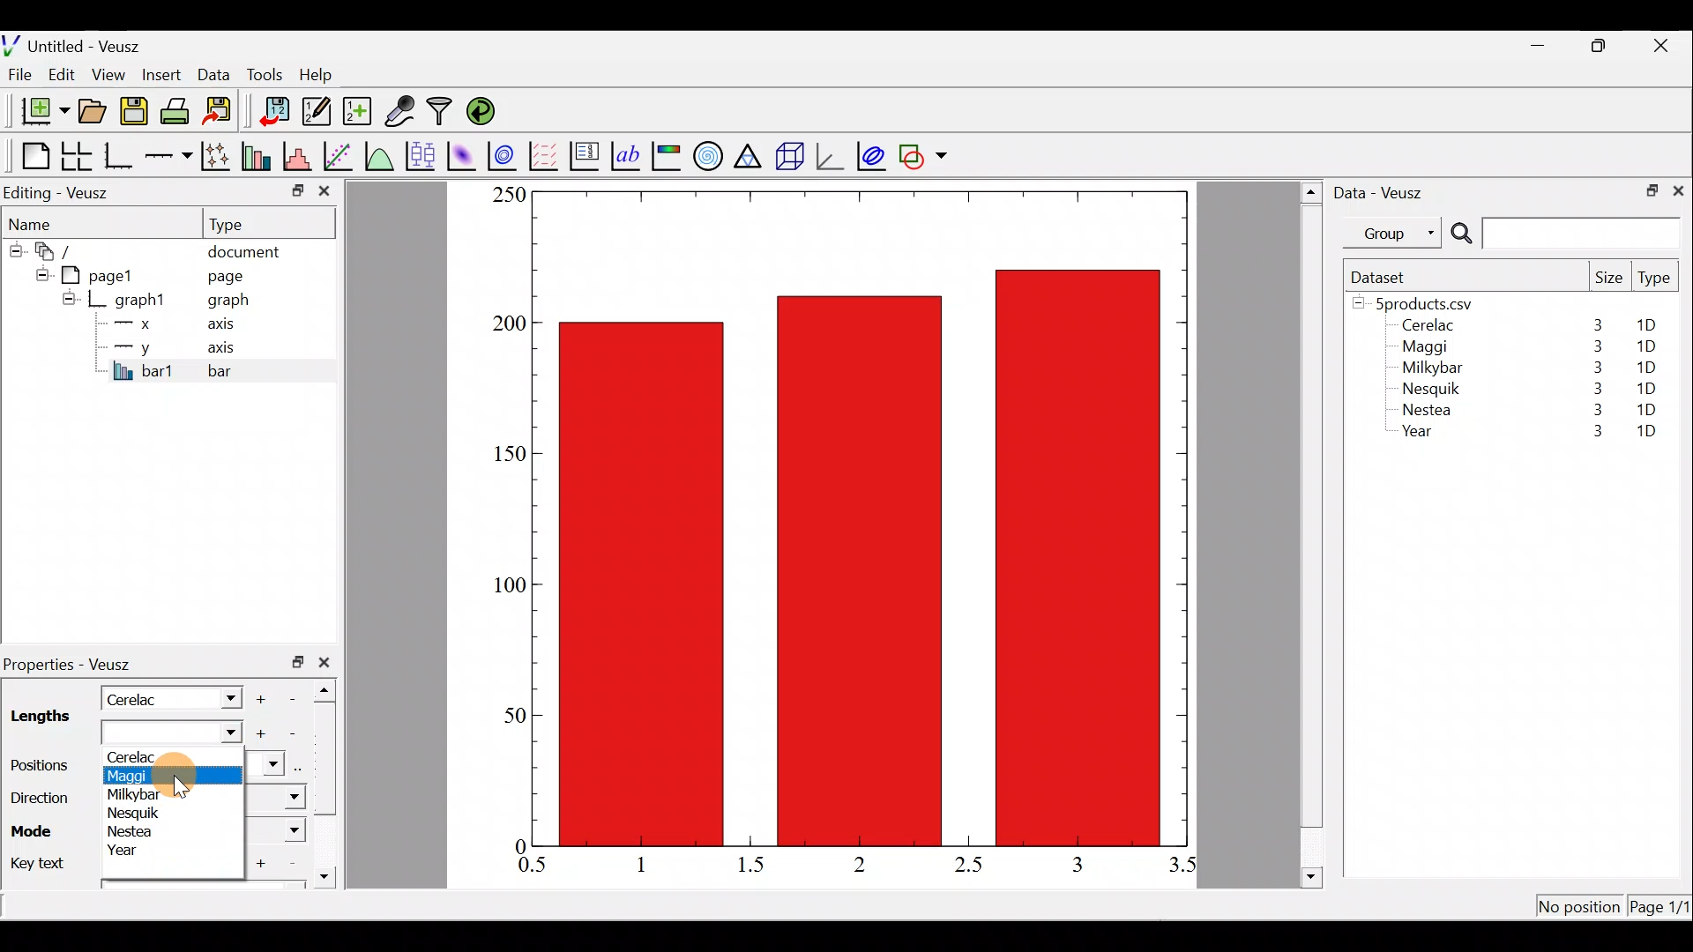 The height and width of the screenshot is (952, 1693). Describe the element at coordinates (137, 697) in the screenshot. I see `Cerelac` at that location.